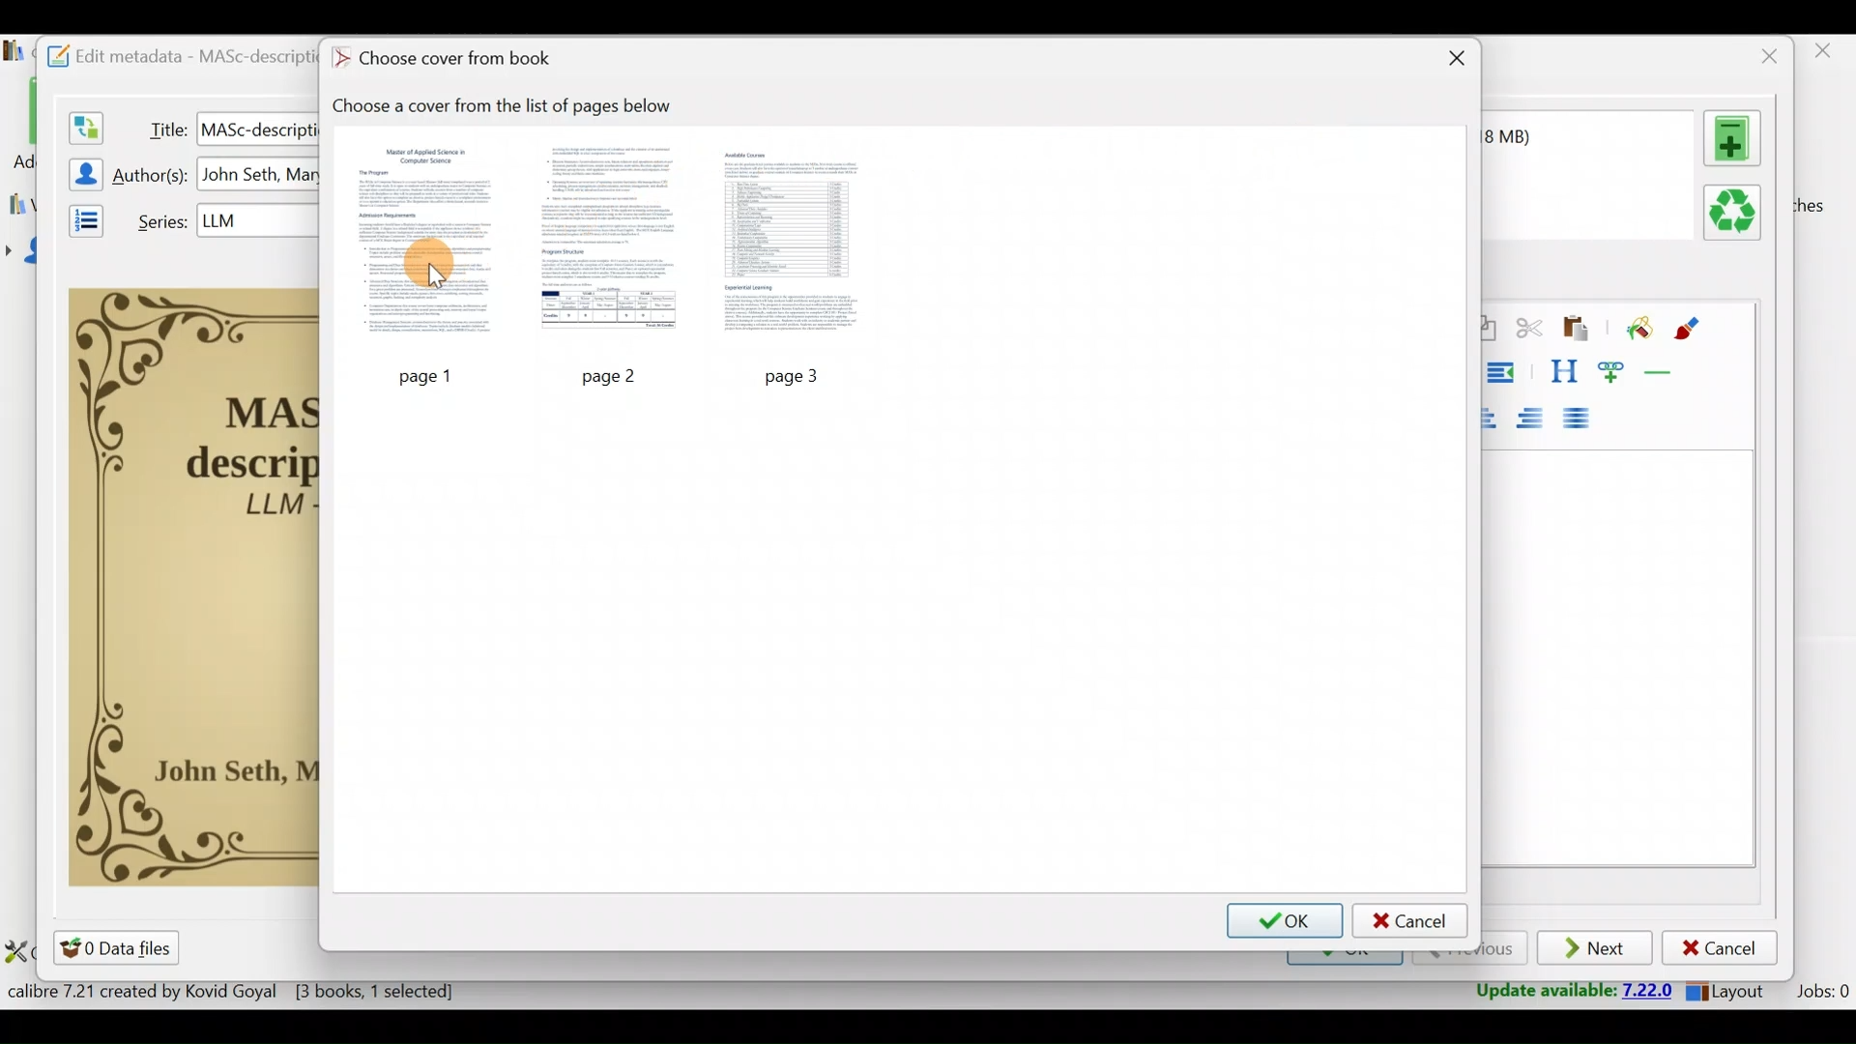 Image resolution: width=1856 pixels, height=1044 pixels. Describe the element at coordinates (163, 126) in the screenshot. I see `Title` at that location.